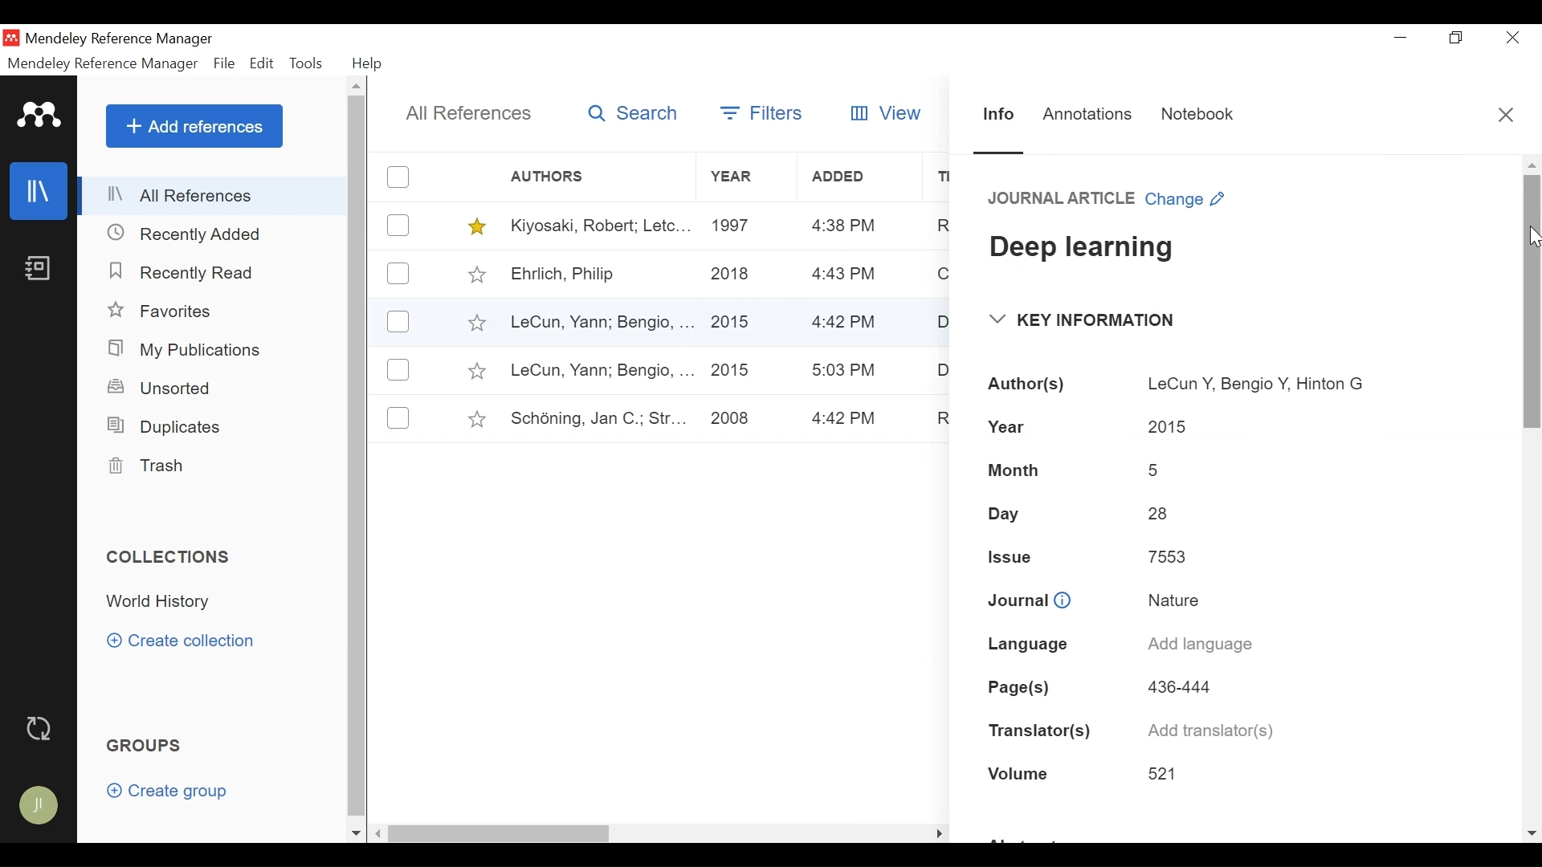 Image resolution: width=1542 pixels, height=867 pixels. Describe the element at coordinates (1532, 164) in the screenshot. I see `scroll up` at that location.